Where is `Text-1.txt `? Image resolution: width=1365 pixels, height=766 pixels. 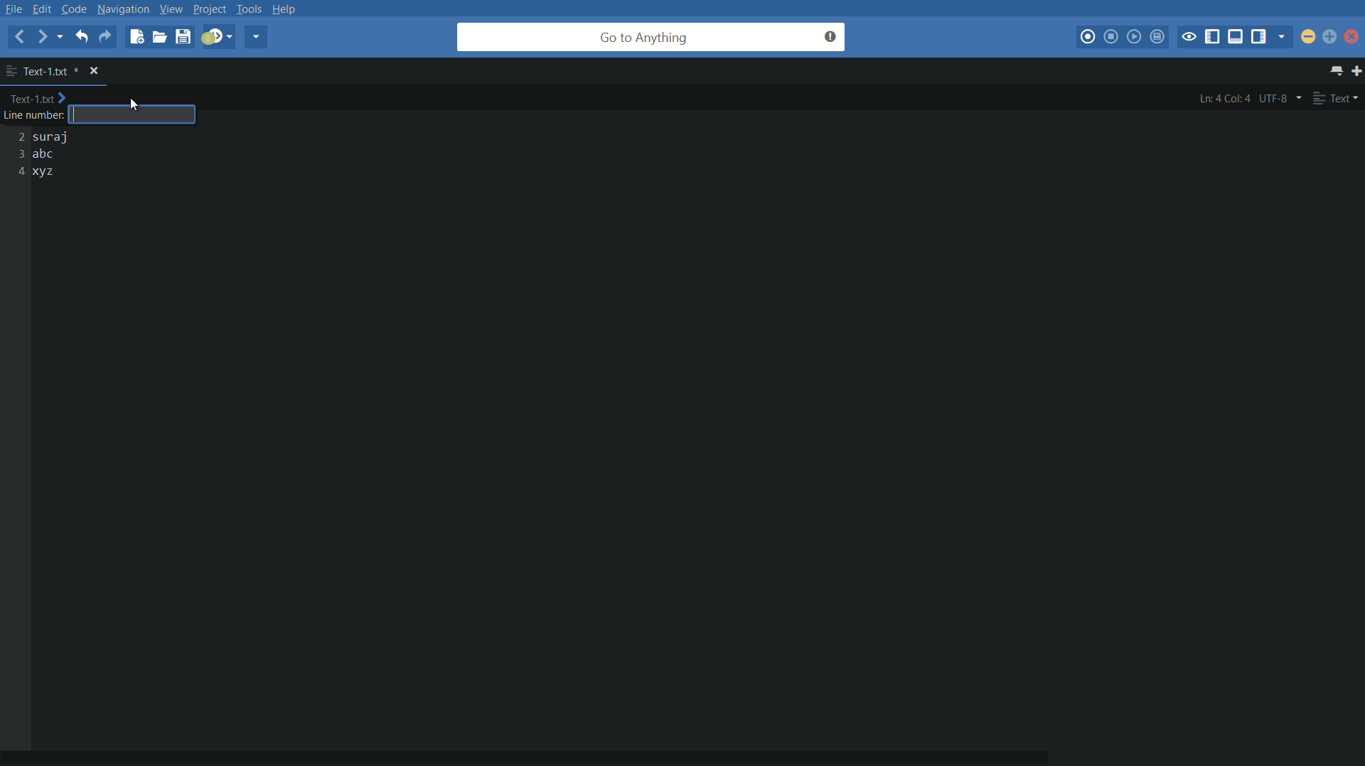 Text-1.txt  is located at coordinates (36, 99).